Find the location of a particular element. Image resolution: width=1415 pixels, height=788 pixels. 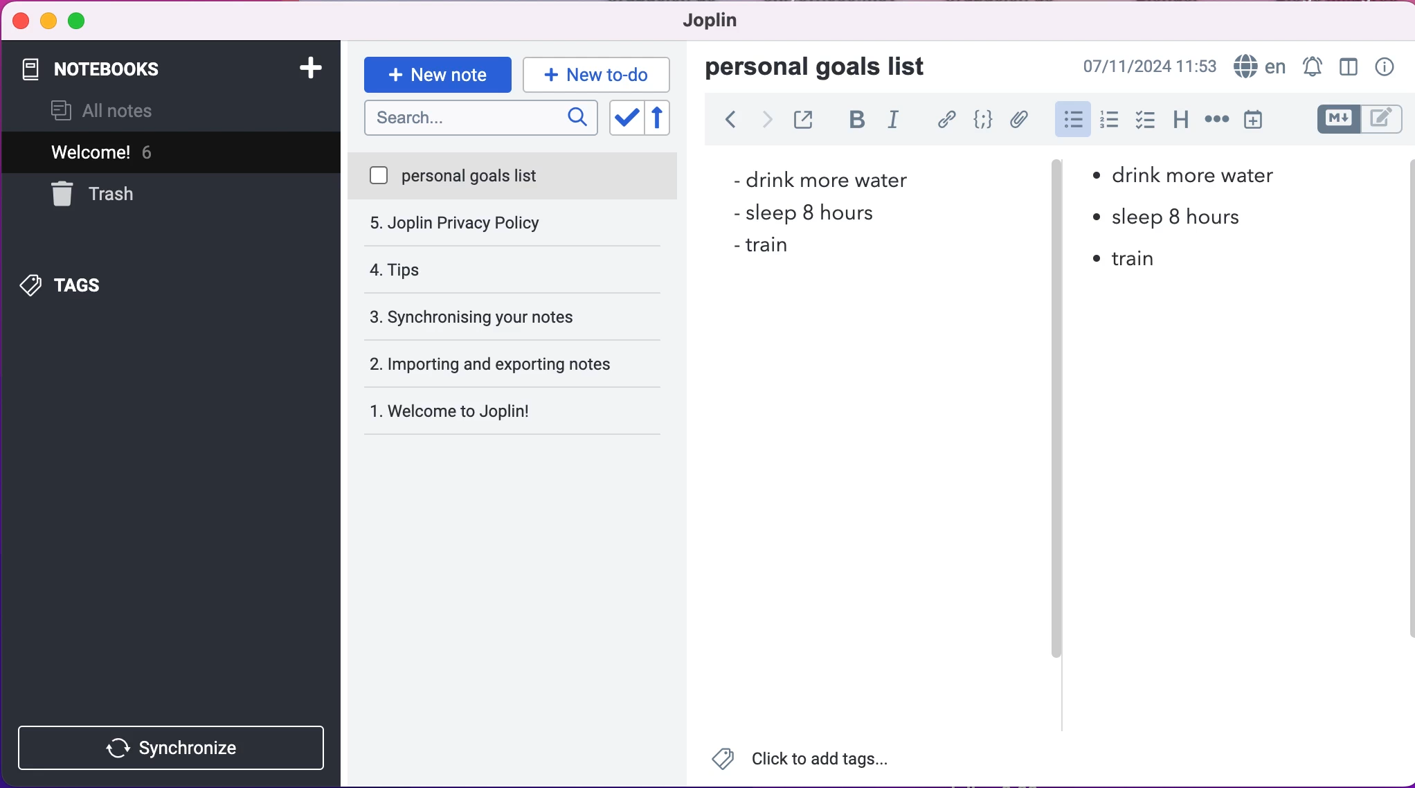

joplin is located at coordinates (725, 24).